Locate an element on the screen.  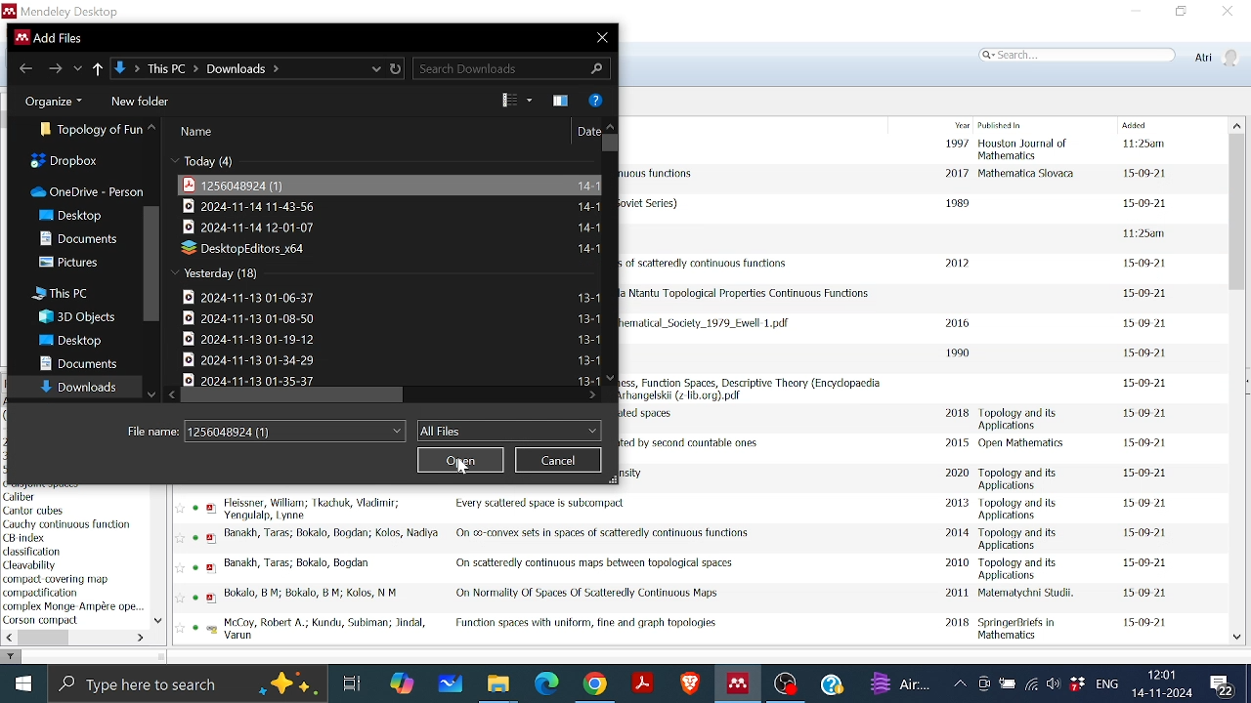
date is located at coordinates (1142, 506).